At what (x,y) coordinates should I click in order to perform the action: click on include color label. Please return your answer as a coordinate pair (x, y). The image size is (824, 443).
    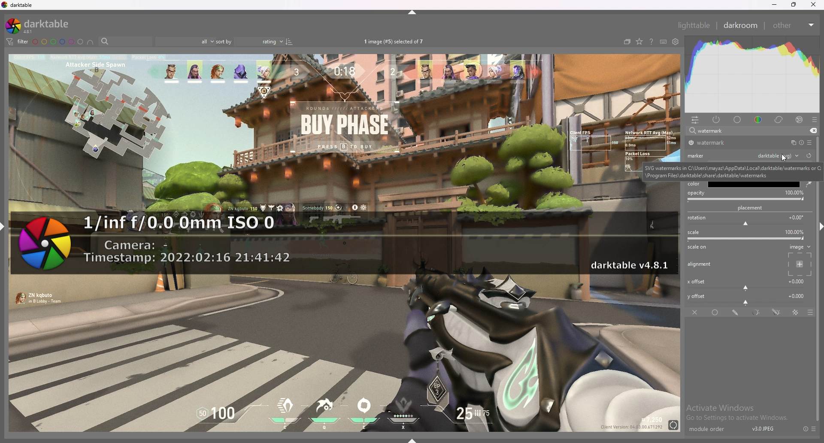
    Looking at the image, I should click on (90, 42).